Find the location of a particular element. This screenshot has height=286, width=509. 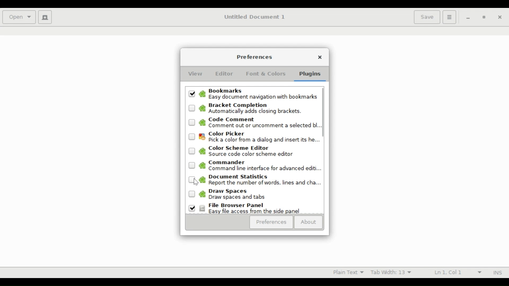

Unselected is located at coordinates (192, 108).